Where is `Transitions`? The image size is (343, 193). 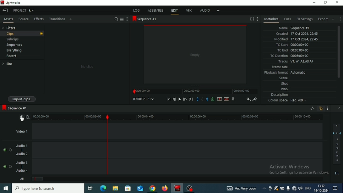 Transitions is located at coordinates (57, 19).